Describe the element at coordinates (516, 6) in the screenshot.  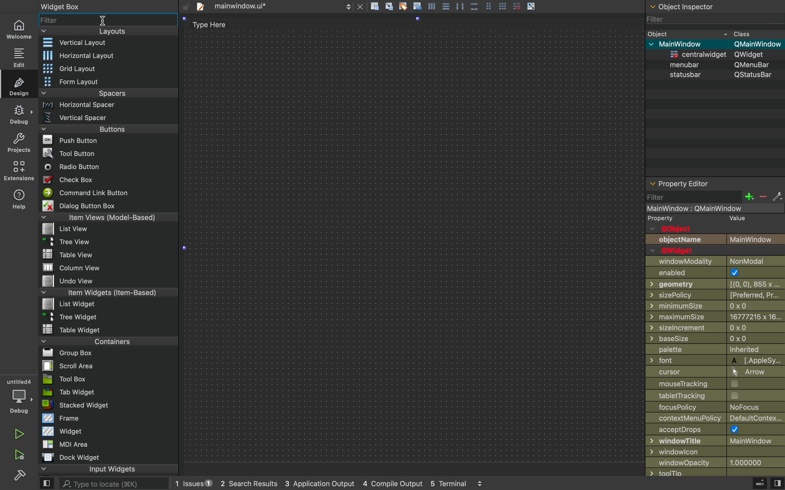
I see `grid` at that location.